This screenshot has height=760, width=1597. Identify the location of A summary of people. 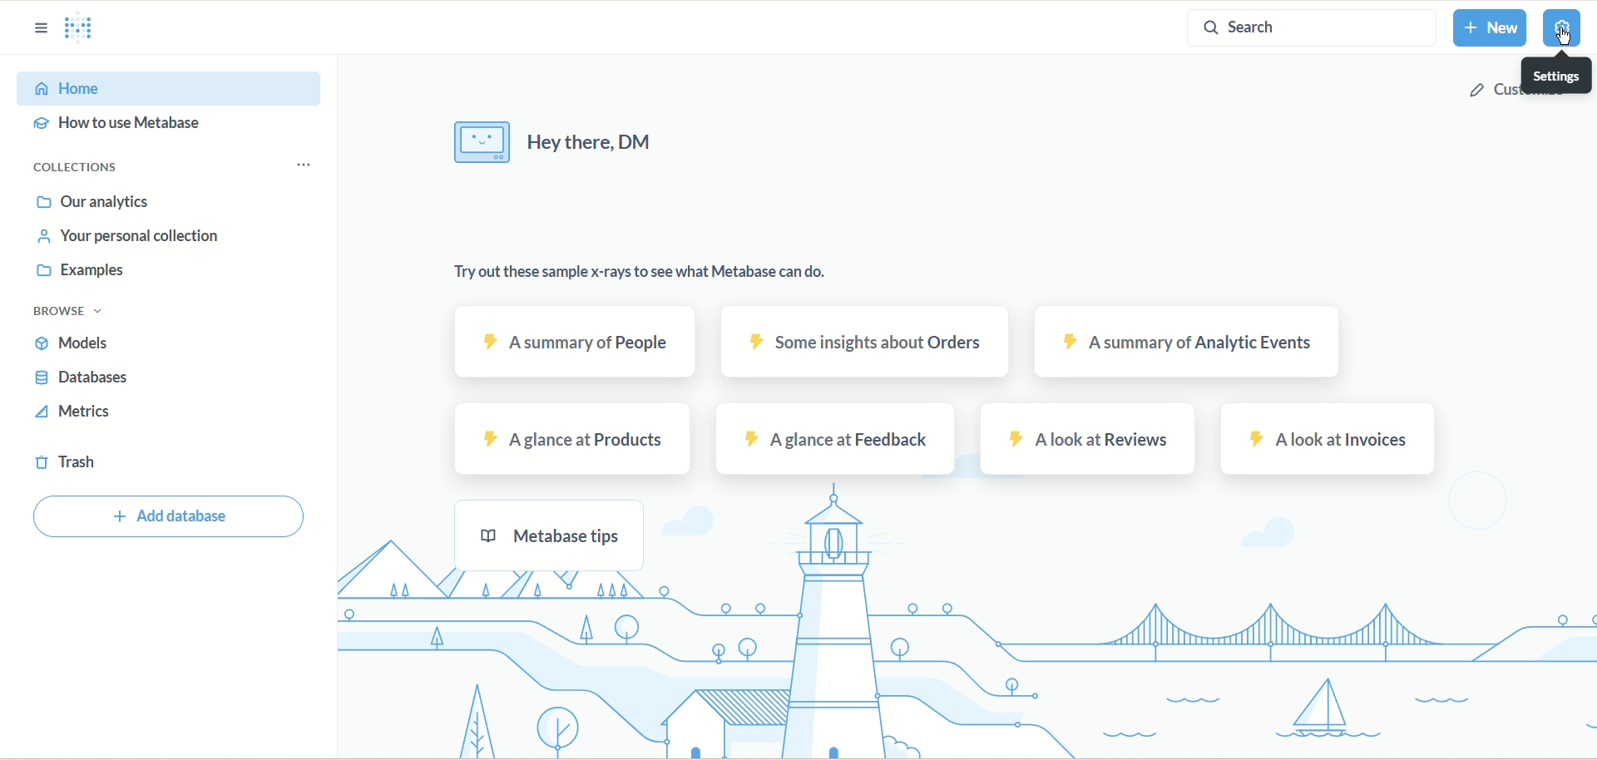
(578, 343).